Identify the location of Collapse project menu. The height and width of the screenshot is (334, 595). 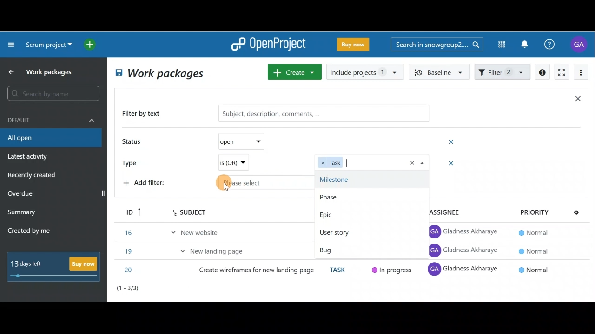
(12, 44).